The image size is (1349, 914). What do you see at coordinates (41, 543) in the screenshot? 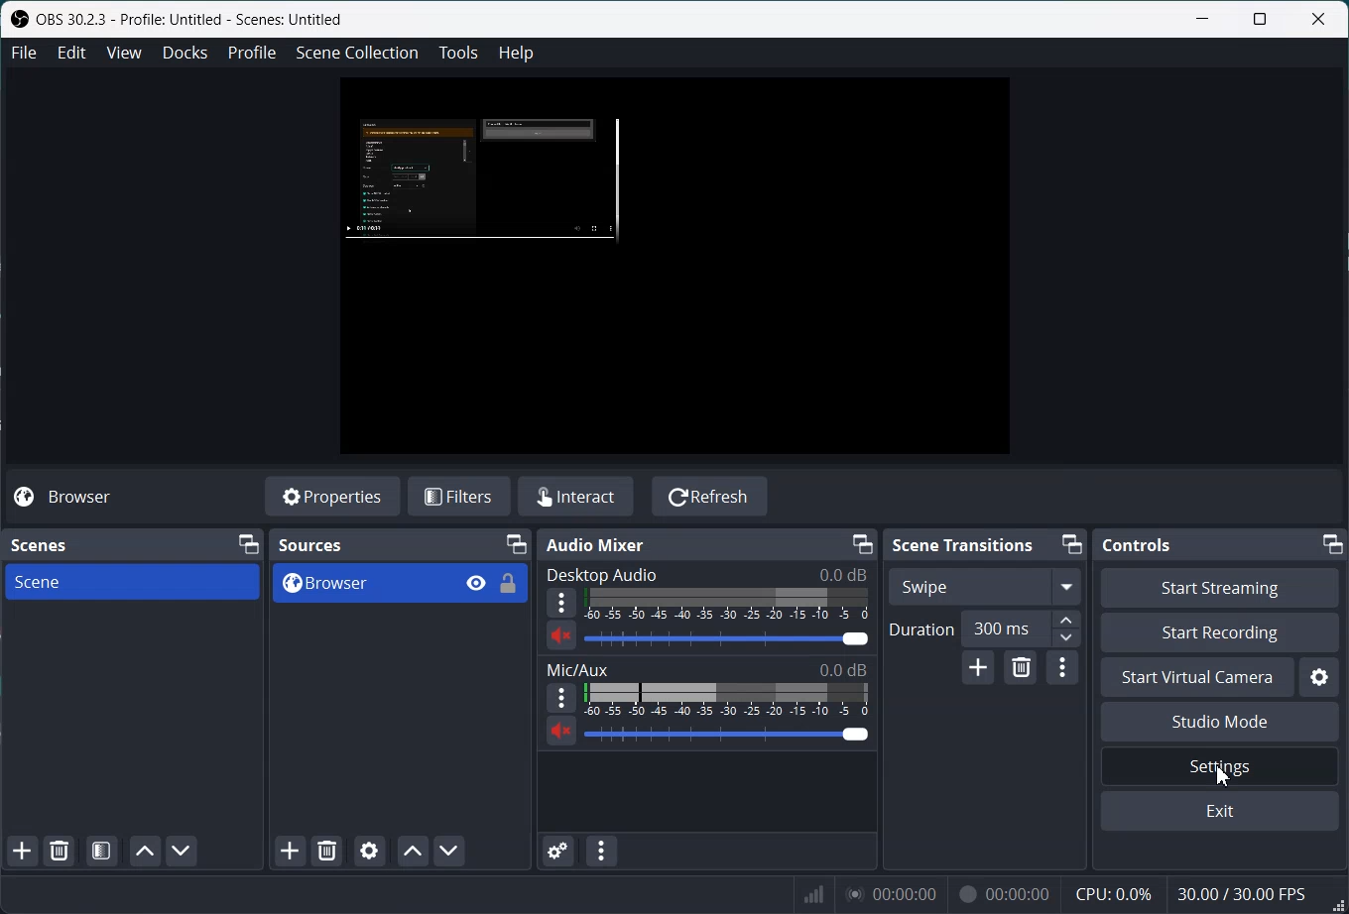
I see `Scenes` at bounding box center [41, 543].